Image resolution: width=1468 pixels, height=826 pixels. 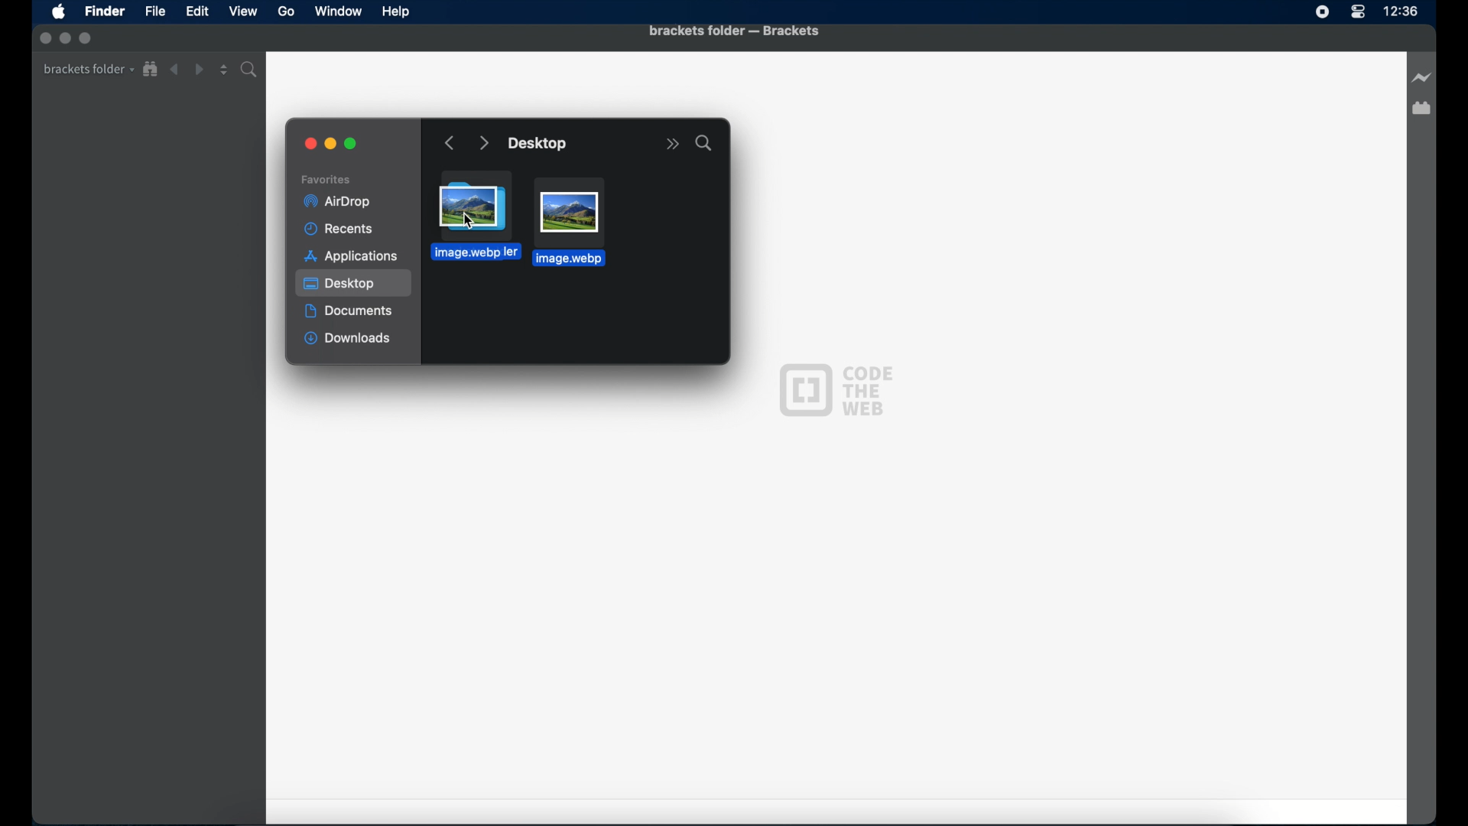 I want to click on brackets folder - brackets, so click(x=734, y=32).